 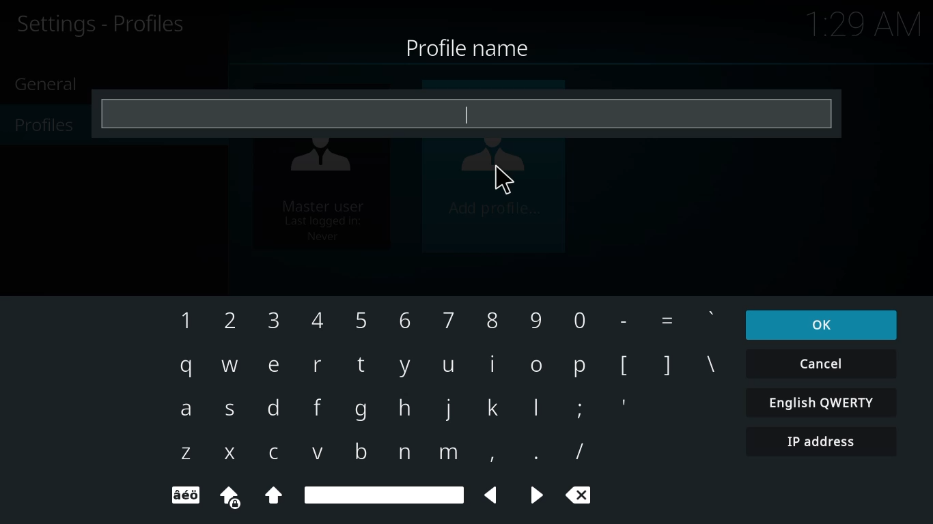 I want to click on v, so click(x=314, y=450).